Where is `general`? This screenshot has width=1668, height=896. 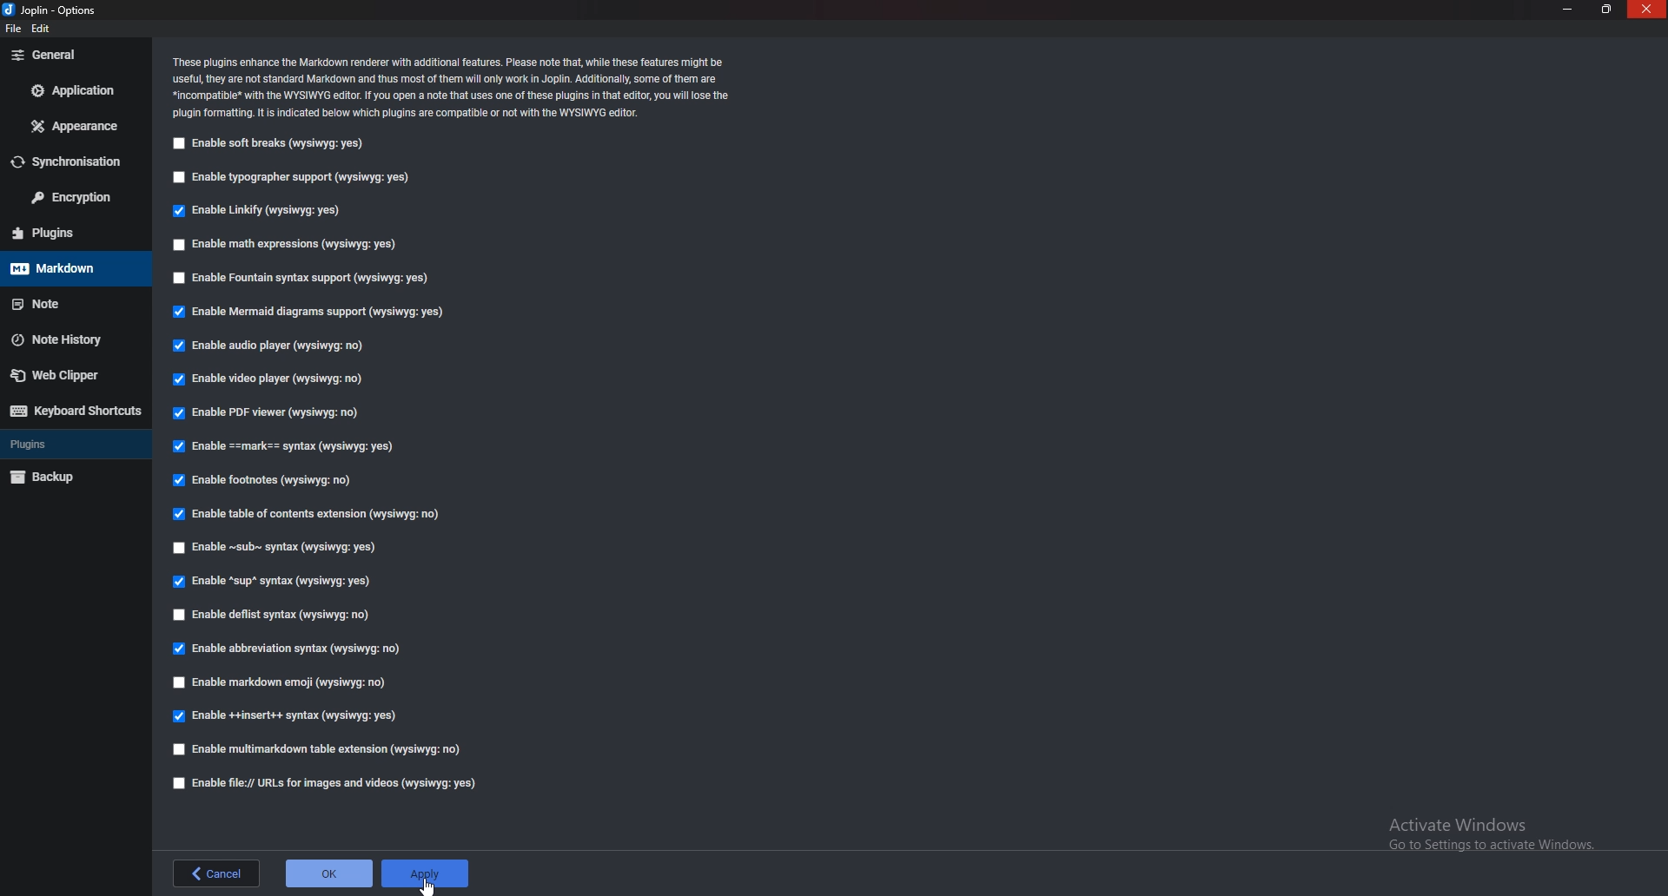 general is located at coordinates (71, 56).